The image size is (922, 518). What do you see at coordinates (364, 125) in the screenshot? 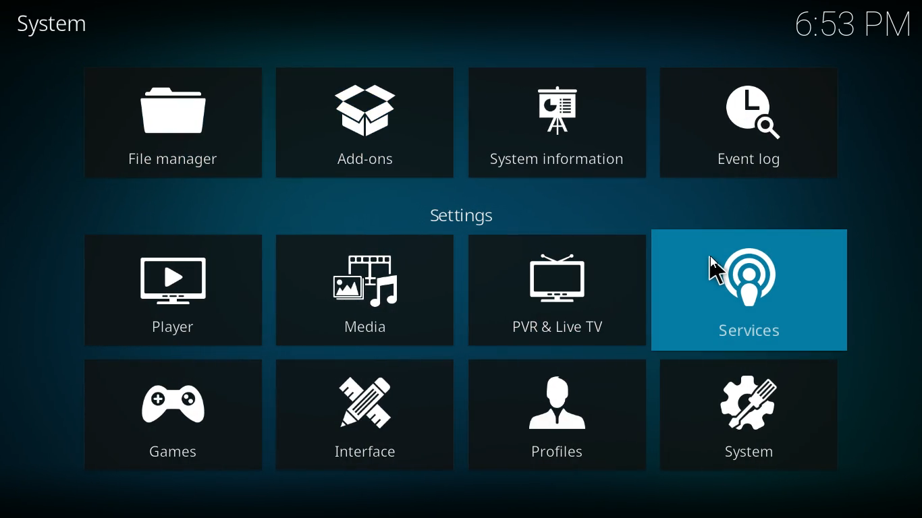
I see `add-ons` at bounding box center [364, 125].